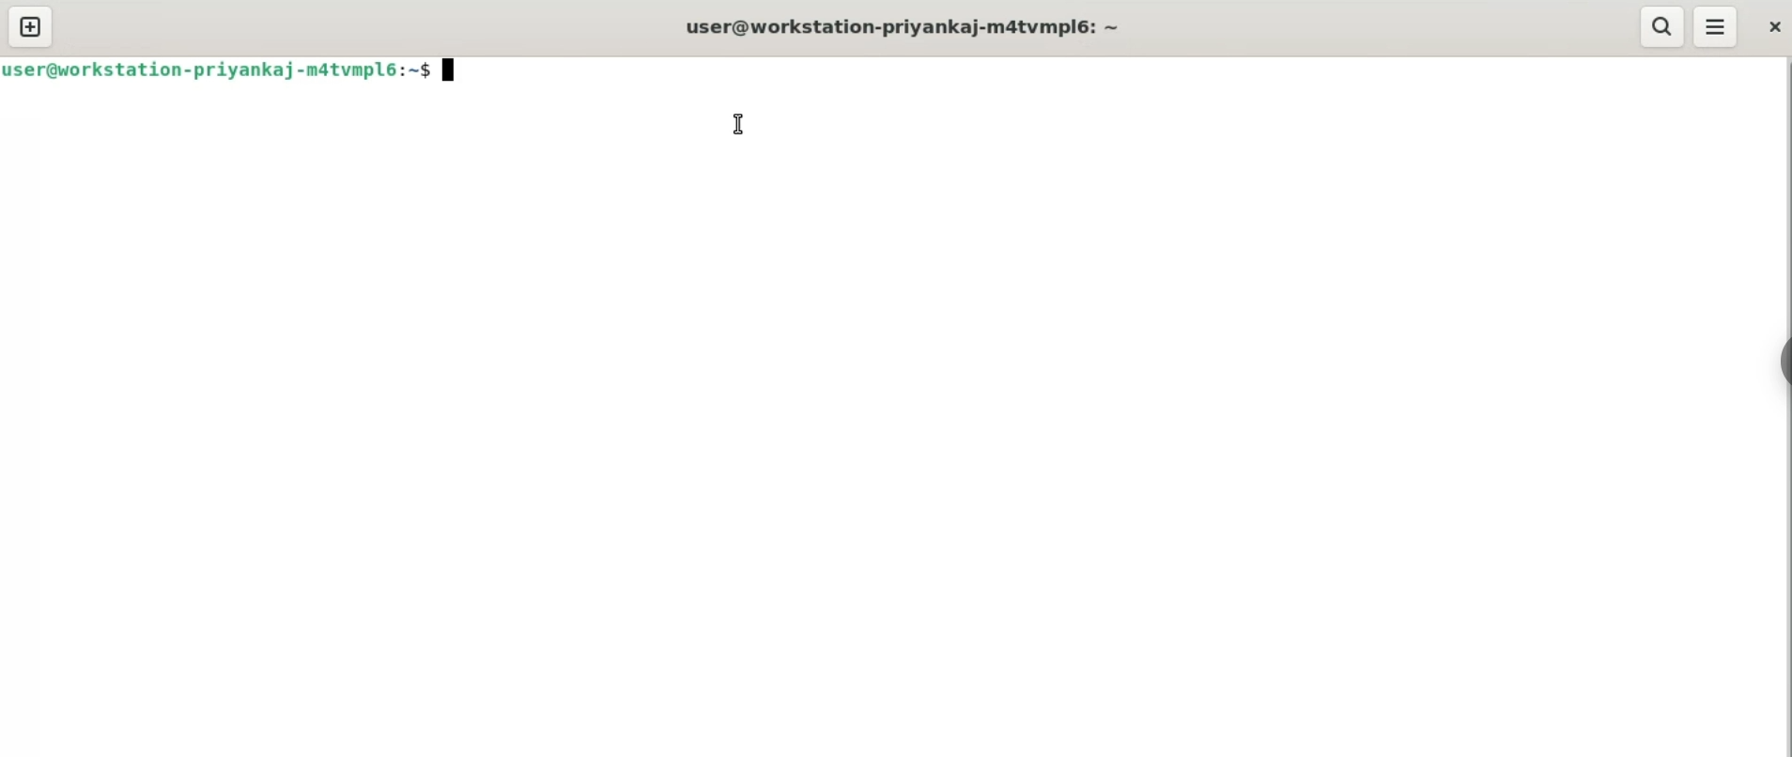 Image resolution: width=1792 pixels, height=757 pixels. I want to click on user@workstaion-priyankaj-m4tvmpl6:~$, so click(228, 69).